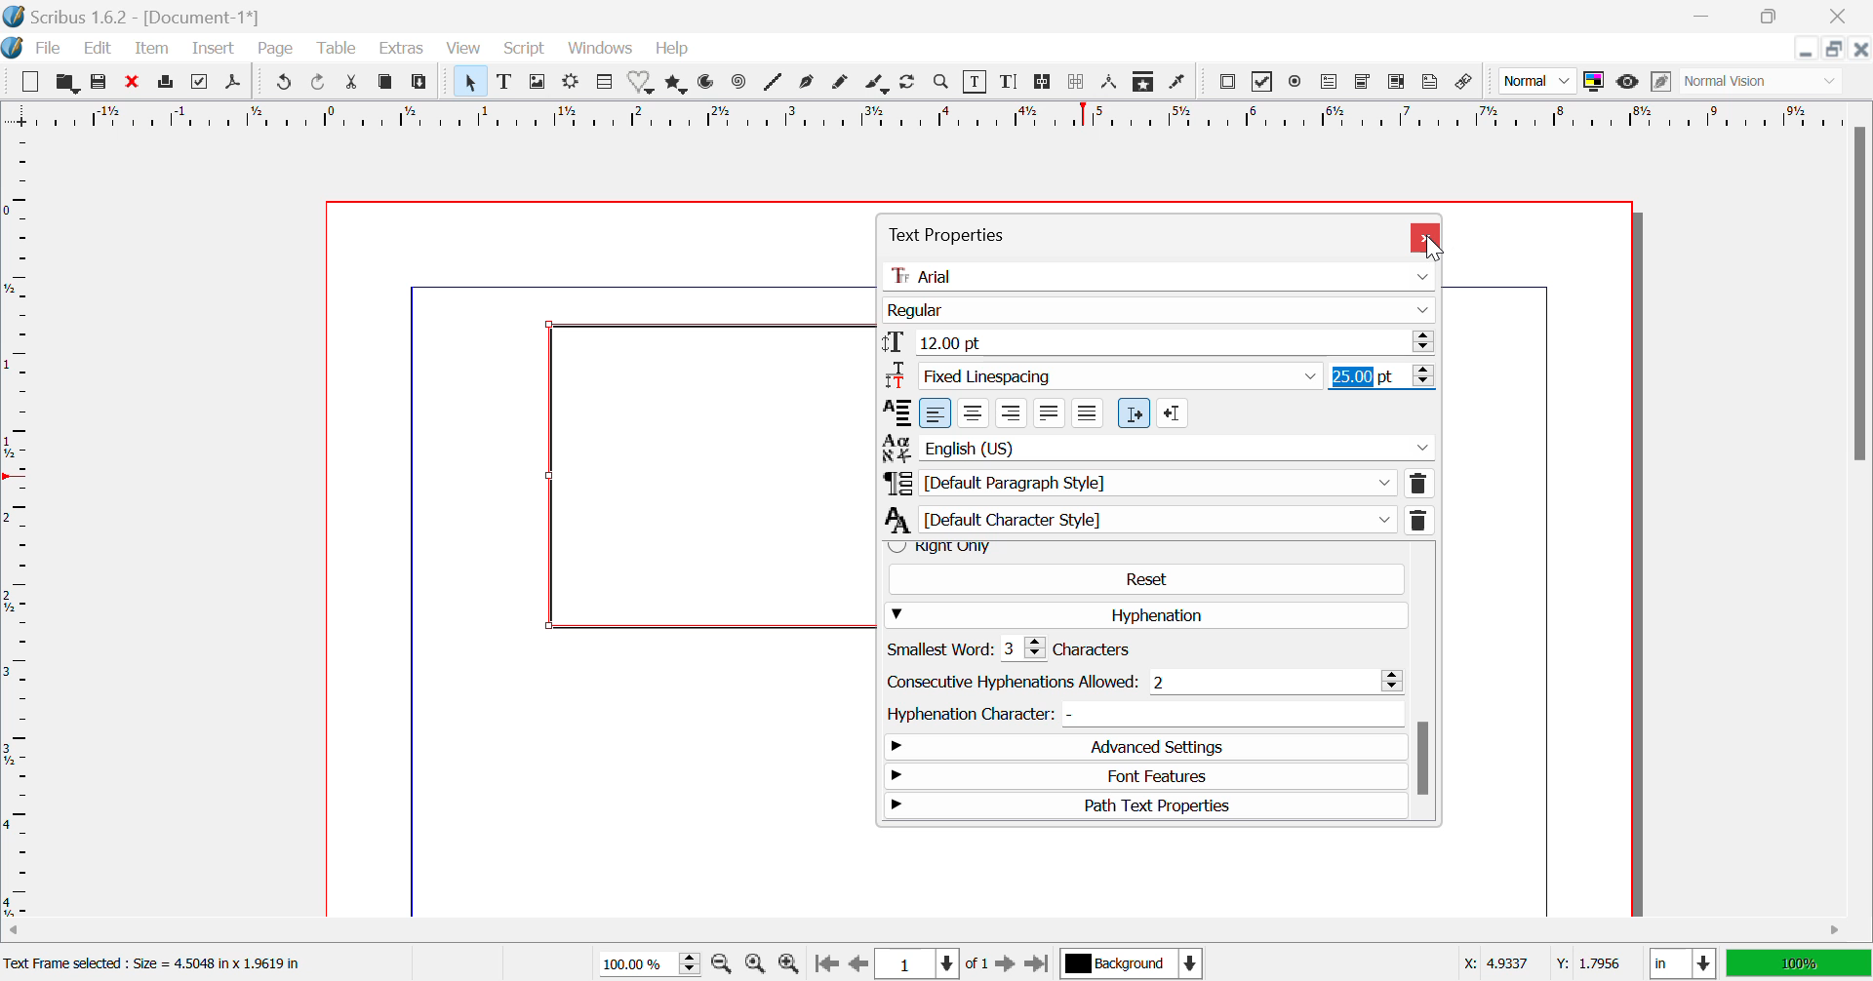 Image resolution: width=1873 pixels, height=981 pixels. Describe the element at coordinates (1707, 15) in the screenshot. I see `Restore Down` at that location.